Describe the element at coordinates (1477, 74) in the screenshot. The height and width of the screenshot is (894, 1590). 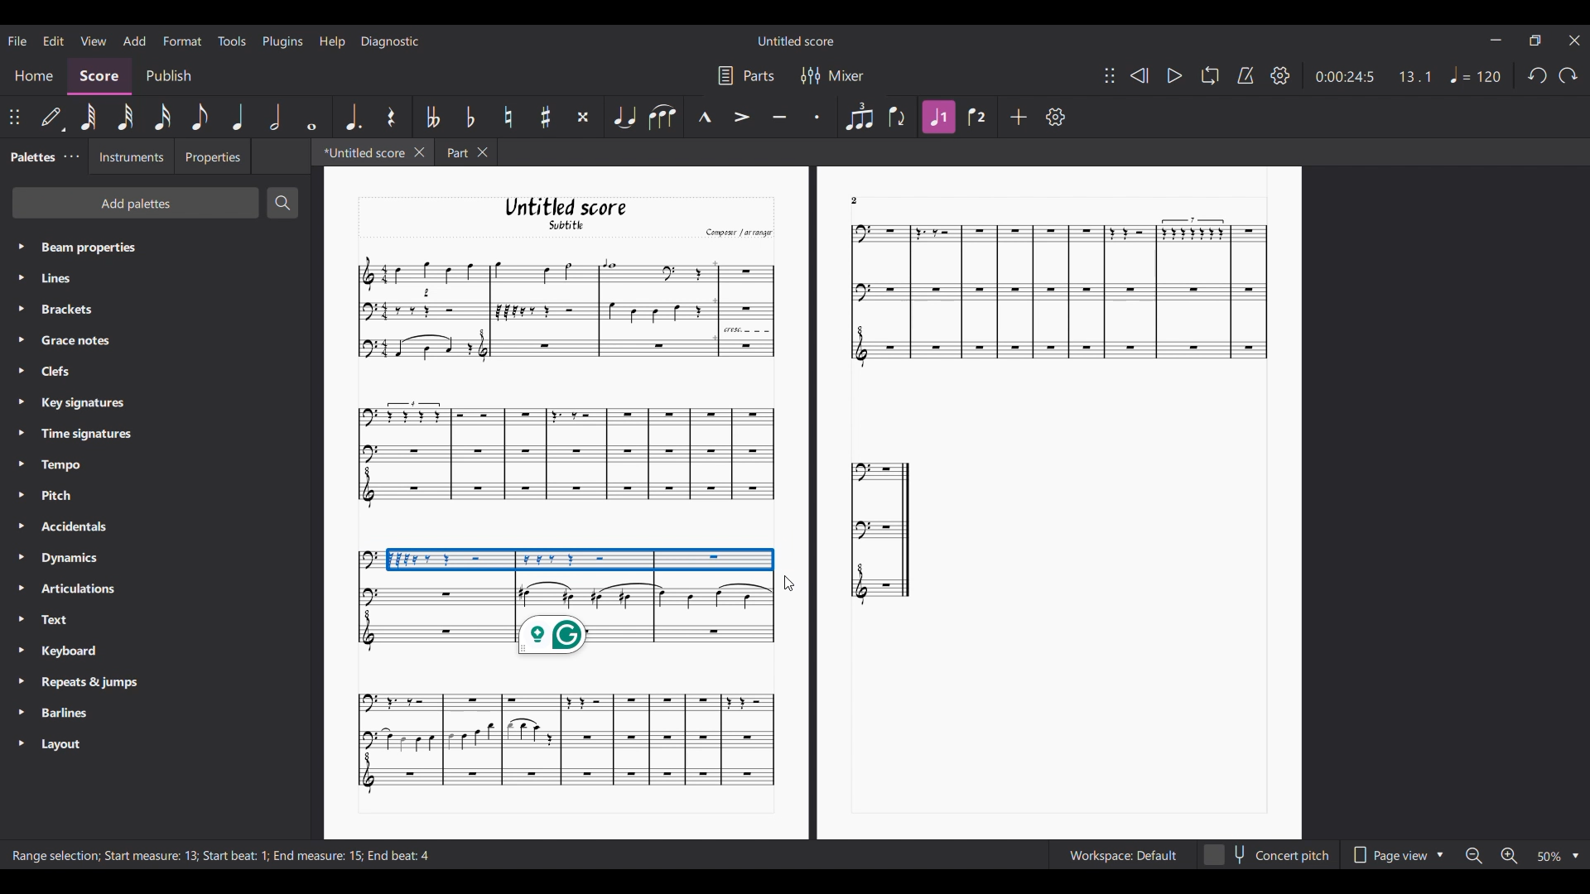
I see `Tempo` at that location.